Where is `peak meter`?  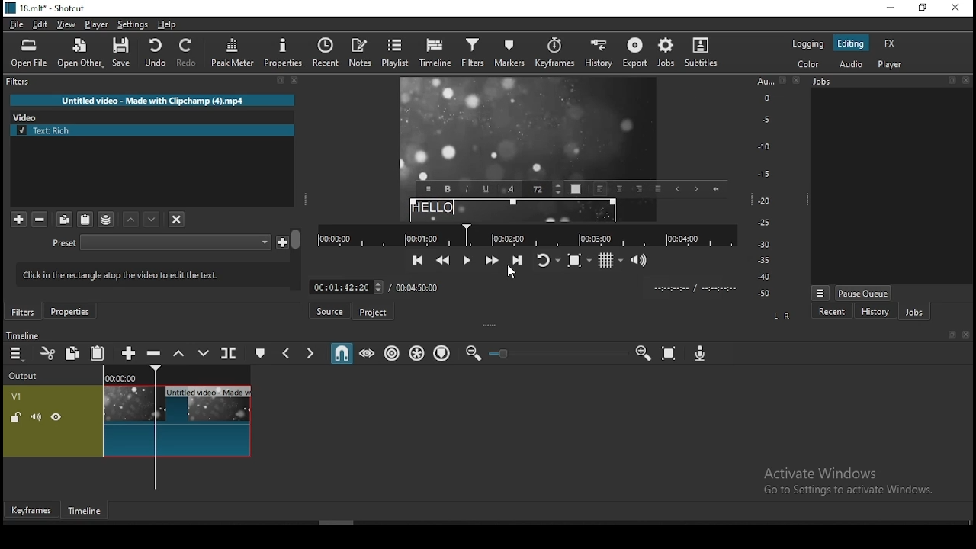 peak meter is located at coordinates (233, 52).